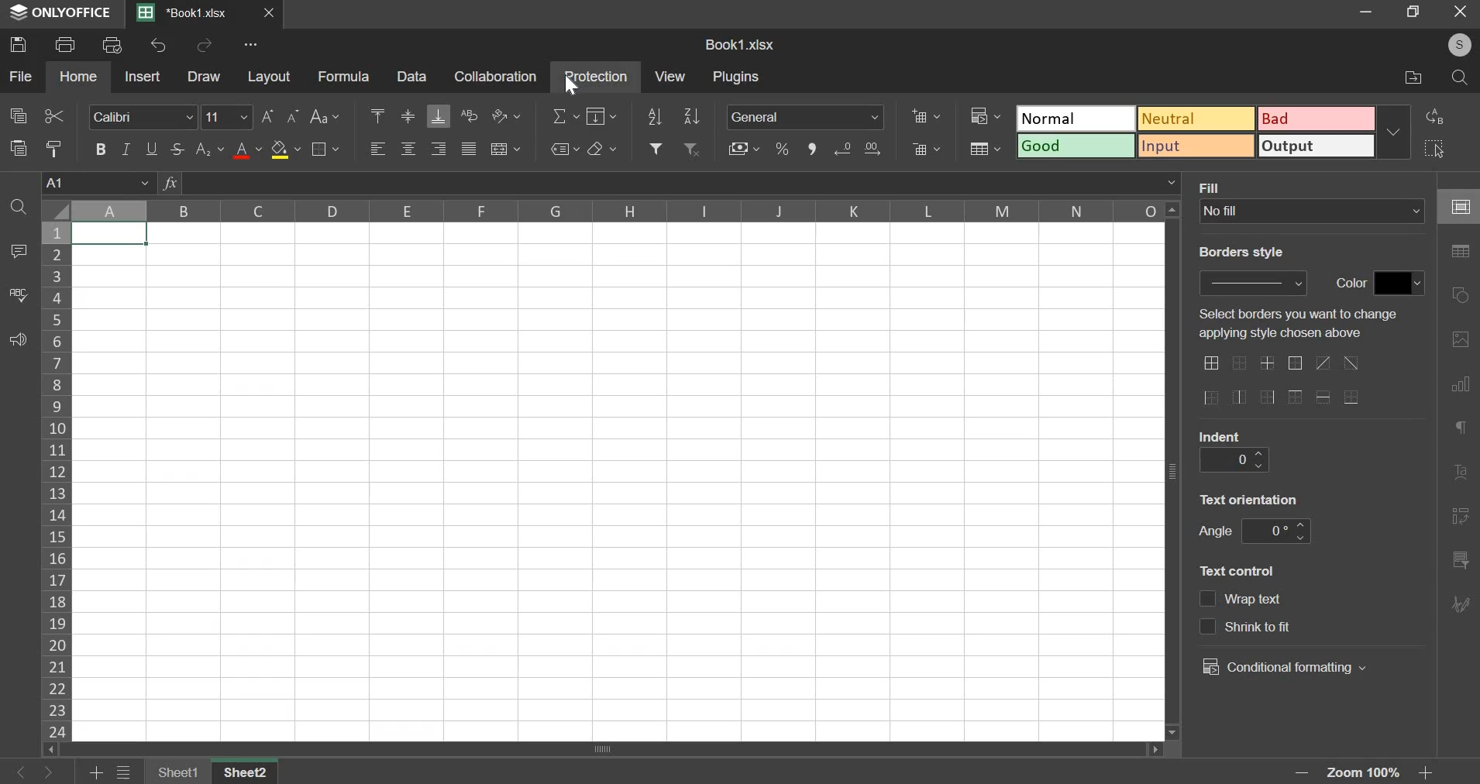 Image resolution: width=1480 pixels, height=784 pixels. What do you see at coordinates (1454, 46) in the screenshot?
I see `Profile Pic` at bounding box center [1454, 46].